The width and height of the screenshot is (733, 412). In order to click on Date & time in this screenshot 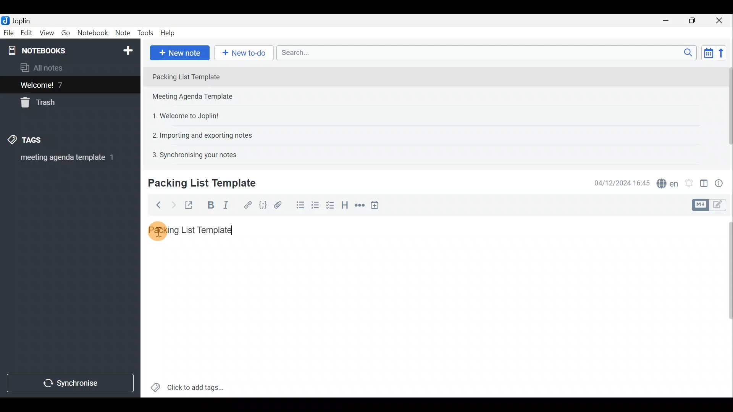, I will do `click(622, 182)`.